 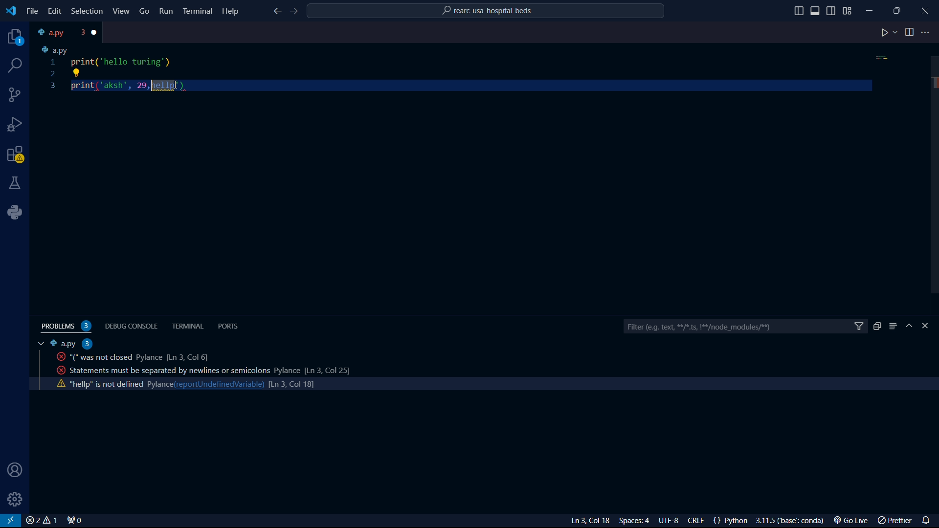 What do you see at coordinates (898, 10) in the screenshot?
I see `maximize` at bounding box center [898, 10].